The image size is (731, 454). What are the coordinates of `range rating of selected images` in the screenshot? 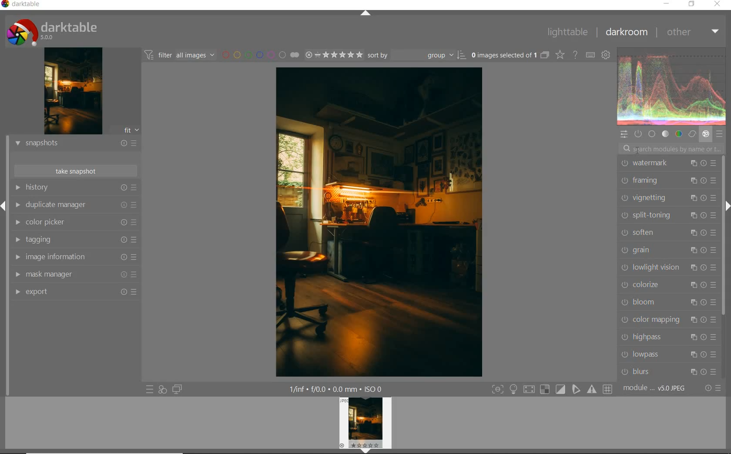 It's located at (334, 55).